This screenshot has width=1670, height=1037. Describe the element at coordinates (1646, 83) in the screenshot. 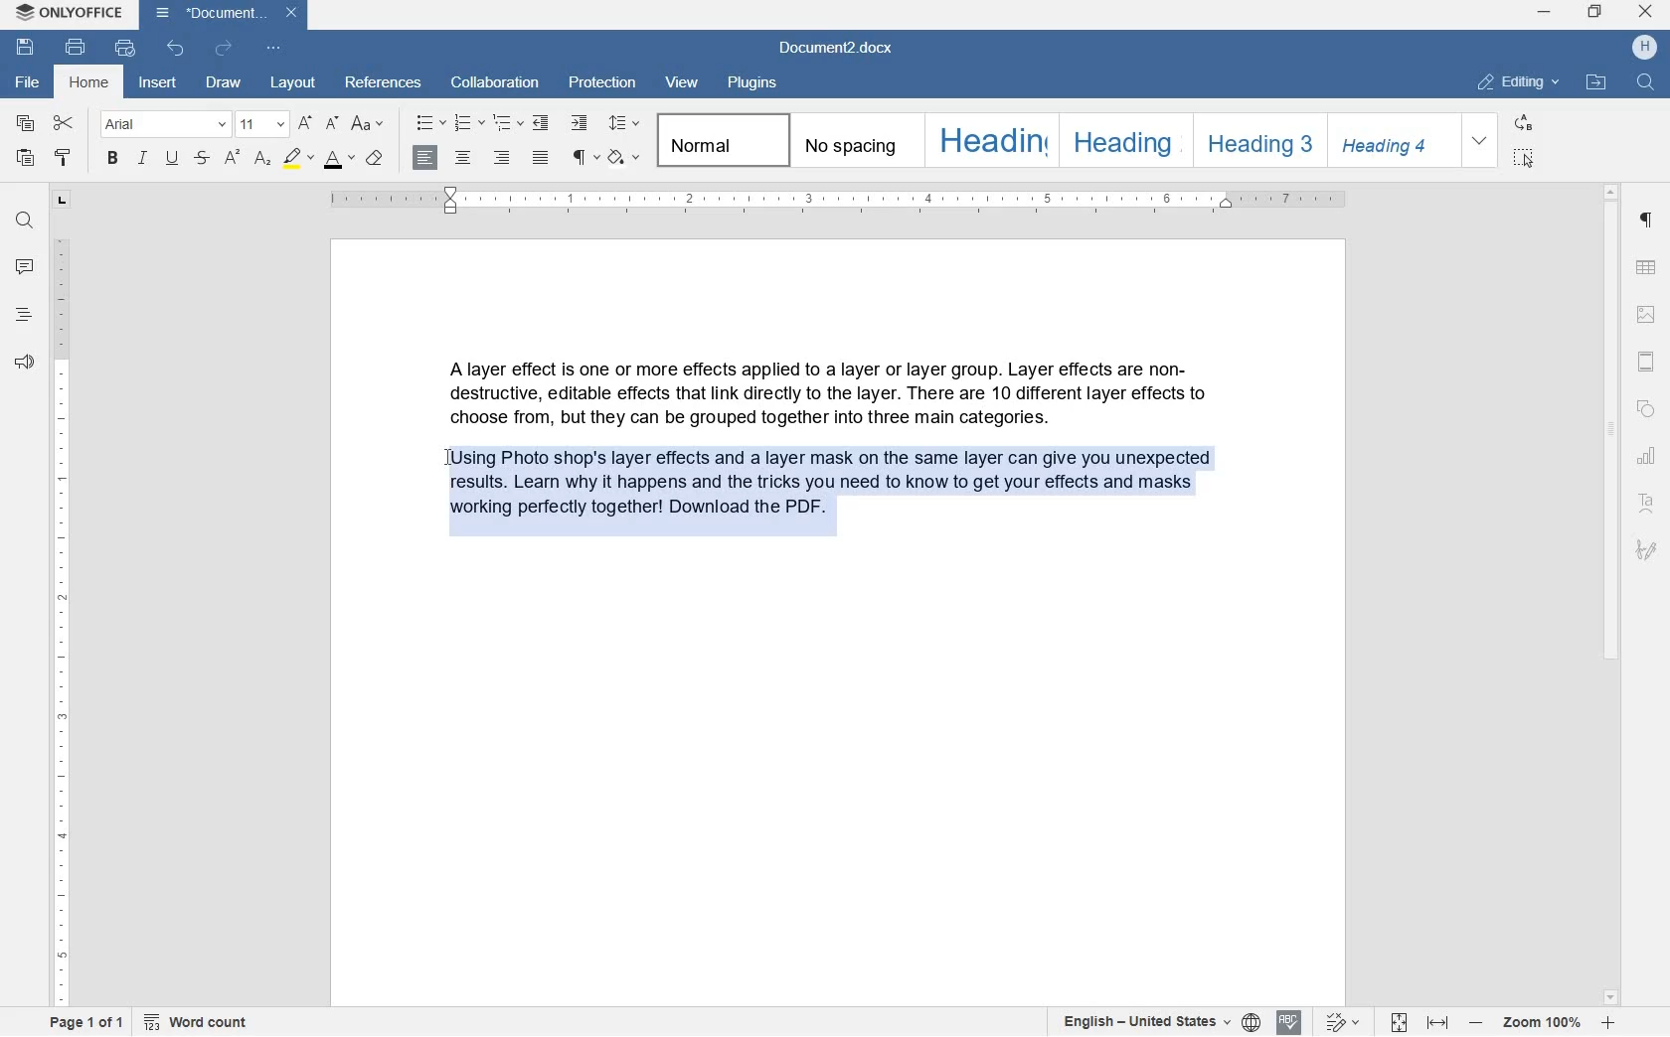

I see `FIND` at that location.